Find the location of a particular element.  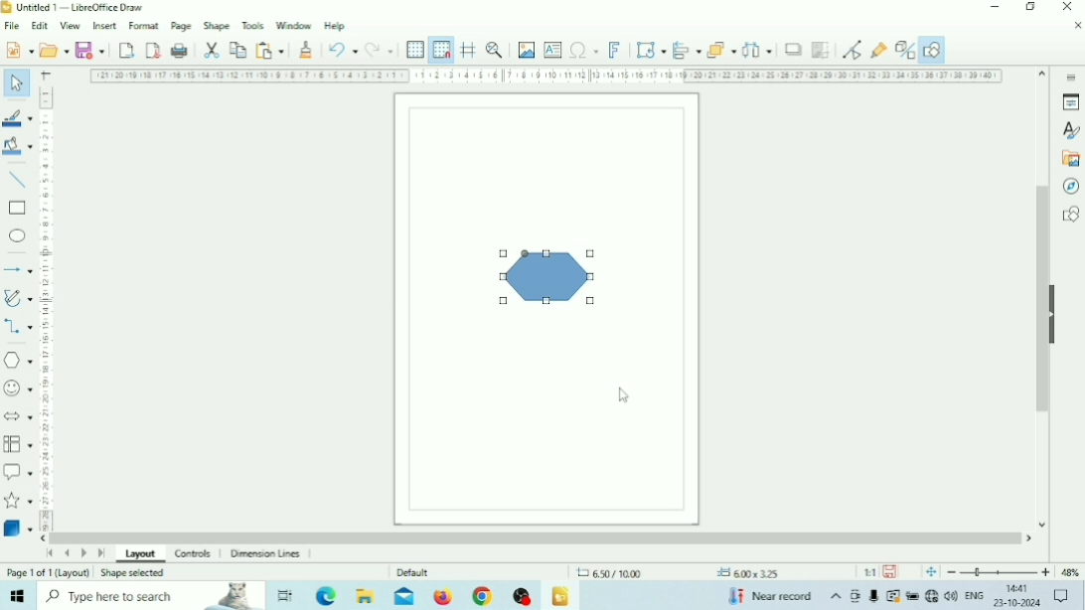

Curves and Polygons is located at coordinates (18, 298).